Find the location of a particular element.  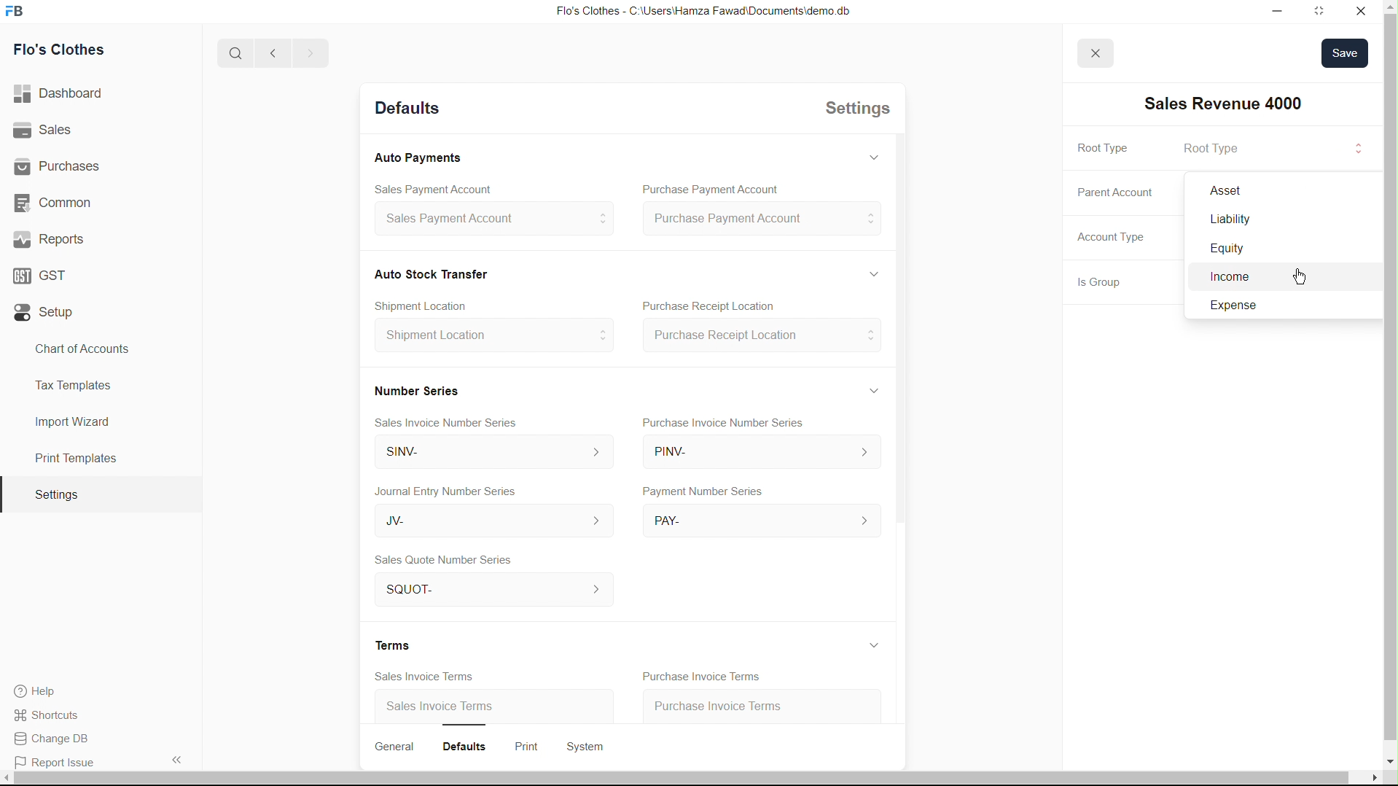

Account Type is located at coordinates (1123, 241).